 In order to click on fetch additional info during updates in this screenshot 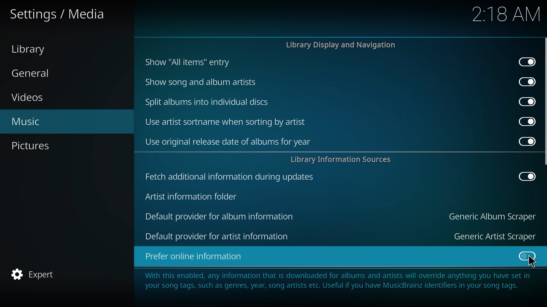, I will do `click(231, 176)`.